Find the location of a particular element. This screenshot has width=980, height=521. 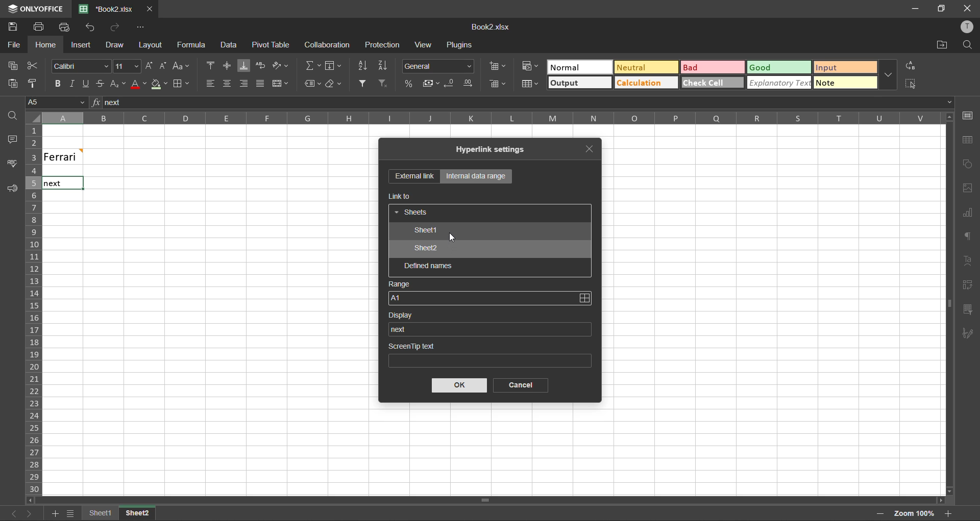

align  right is located at coordinates (244, 86).